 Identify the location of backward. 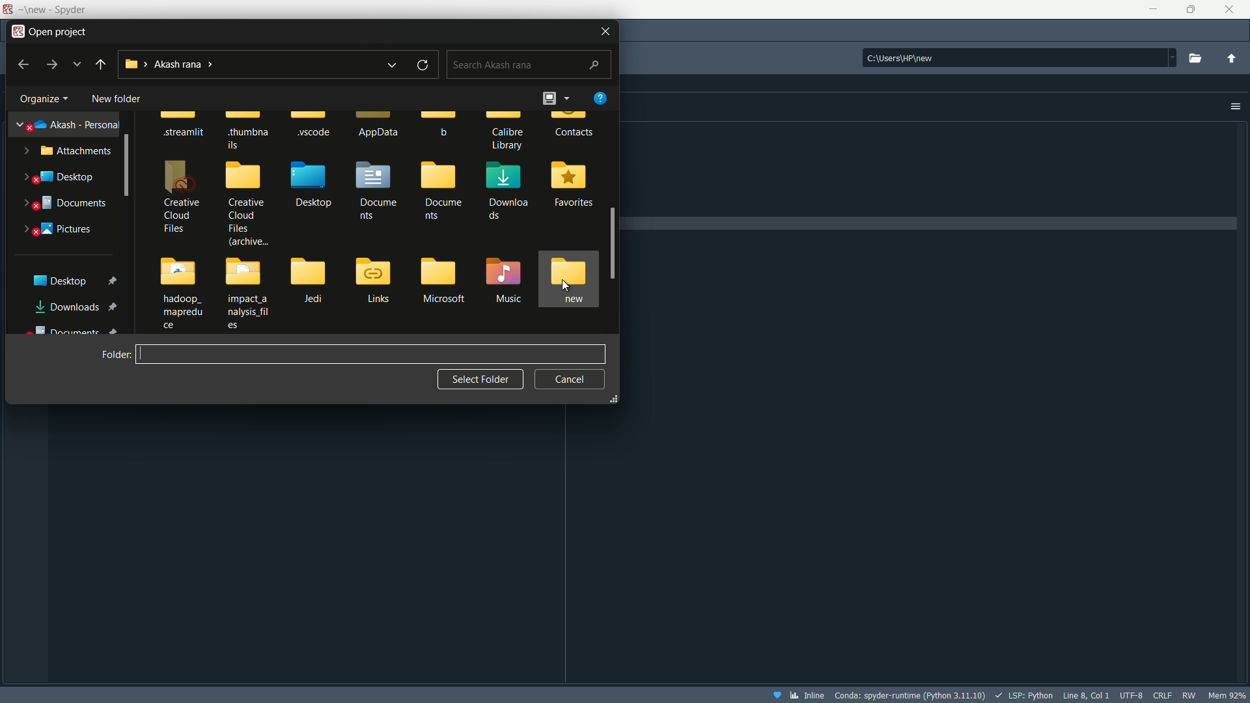
(21, 64).